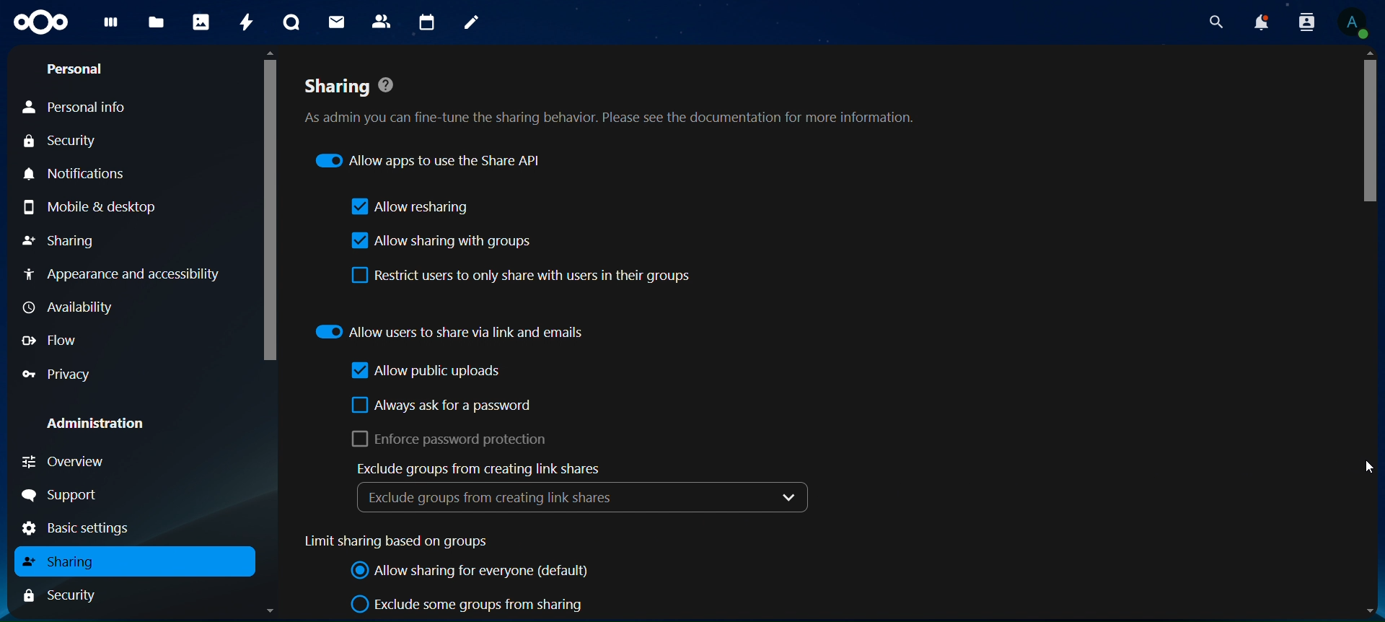 The image size is (1385, 622). What do you see at coordinates (61, 561) in the screenshot?
I see `sharing` at bounding box center [61, 561].